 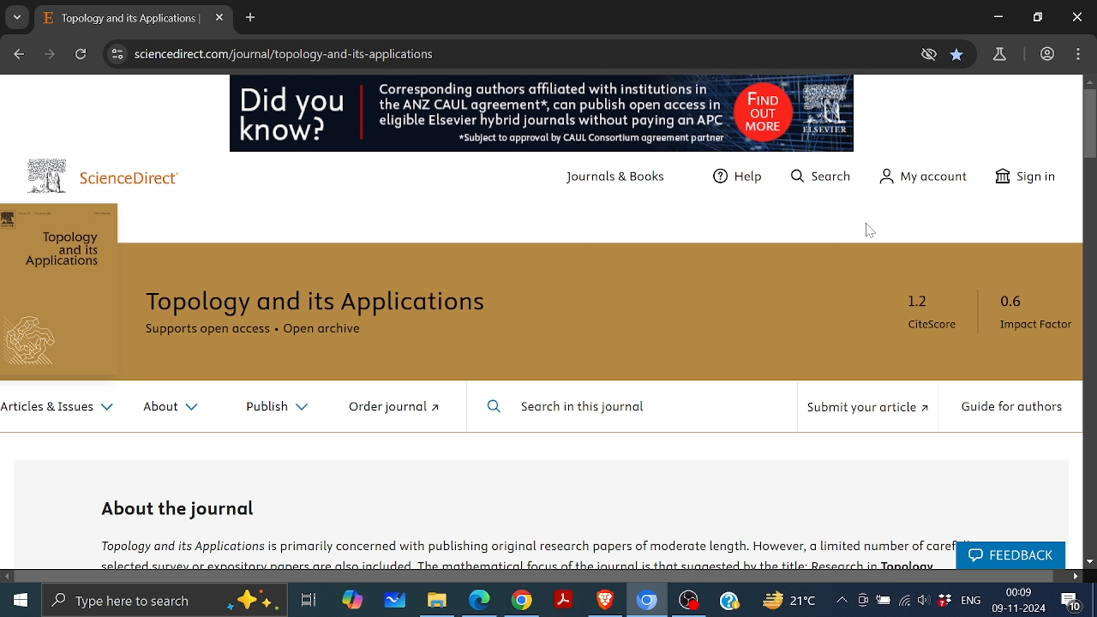 I want to click on Topology and Applications, so click(x=65, y=252).